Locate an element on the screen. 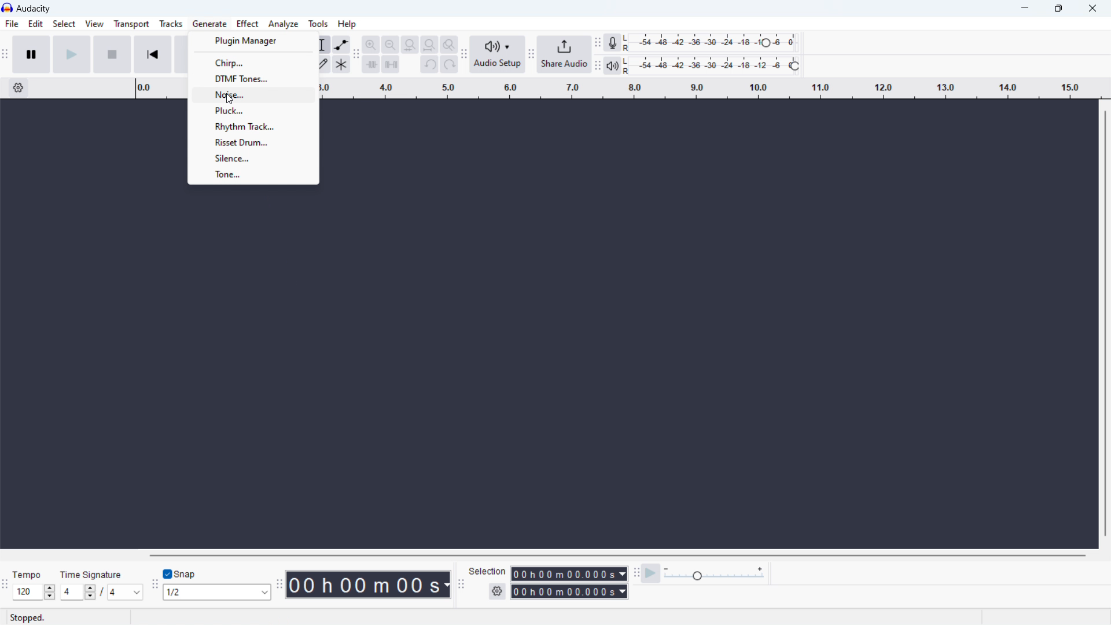  zoom in is located at coordinates (371, 45).